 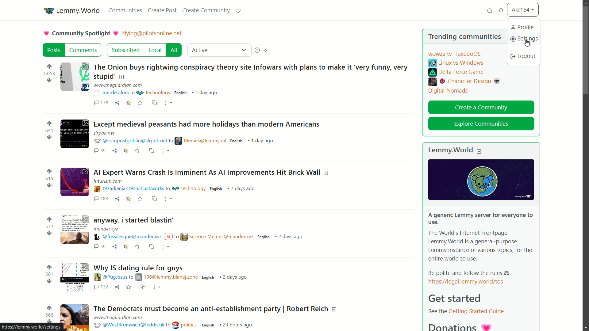 What do you see at coordinates (49, 185) in the screenshot?
I see `downvote` at bounding box center [49, 185].